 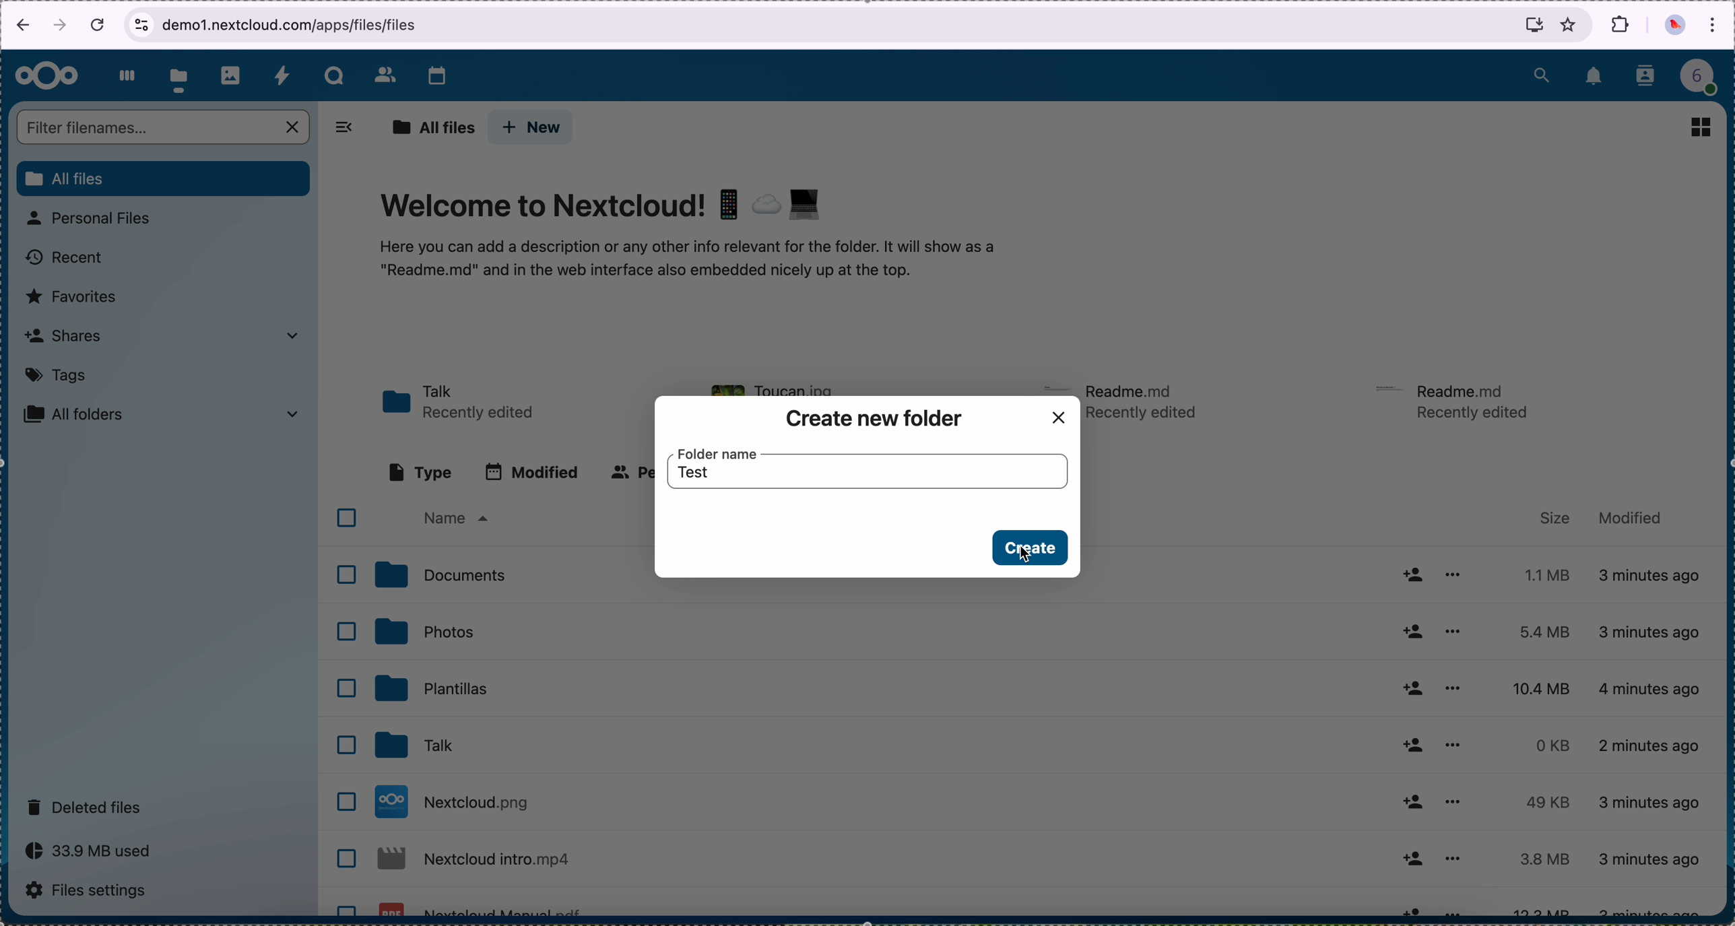 I want to click on 4 minutes ago, so click(x=1651, y=859).